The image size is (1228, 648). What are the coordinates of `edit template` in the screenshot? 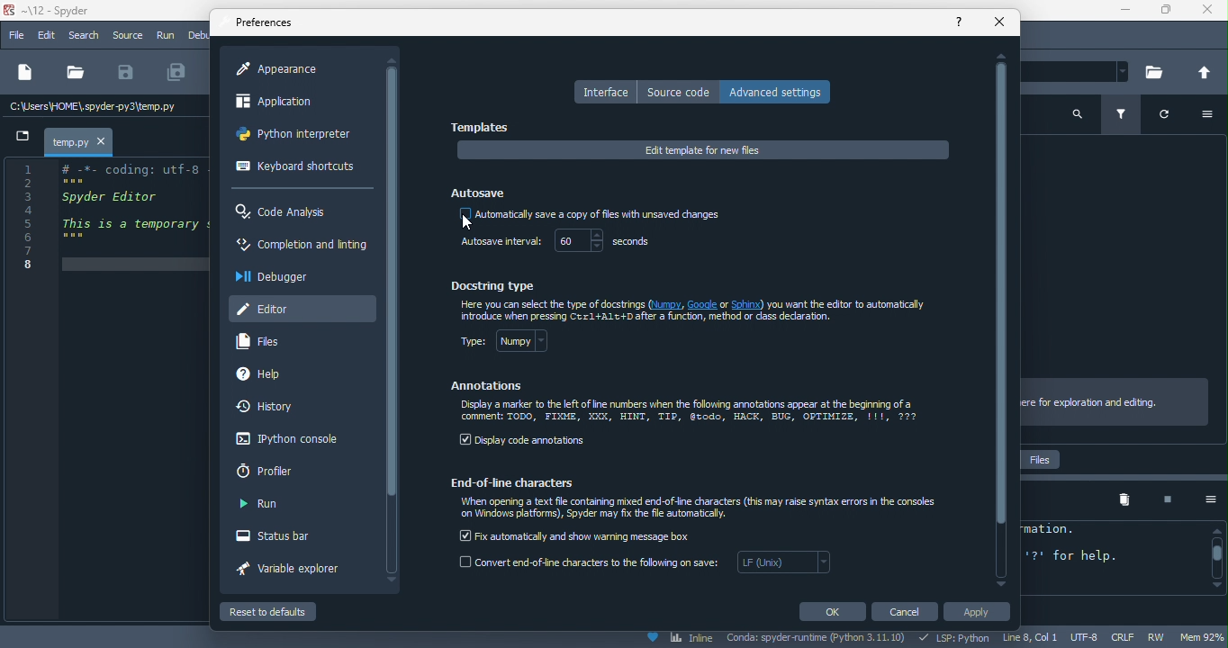 It's located at (703, 150).